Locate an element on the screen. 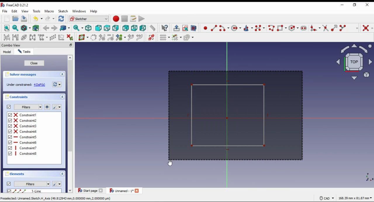  left is located at coordinates (143, 28).